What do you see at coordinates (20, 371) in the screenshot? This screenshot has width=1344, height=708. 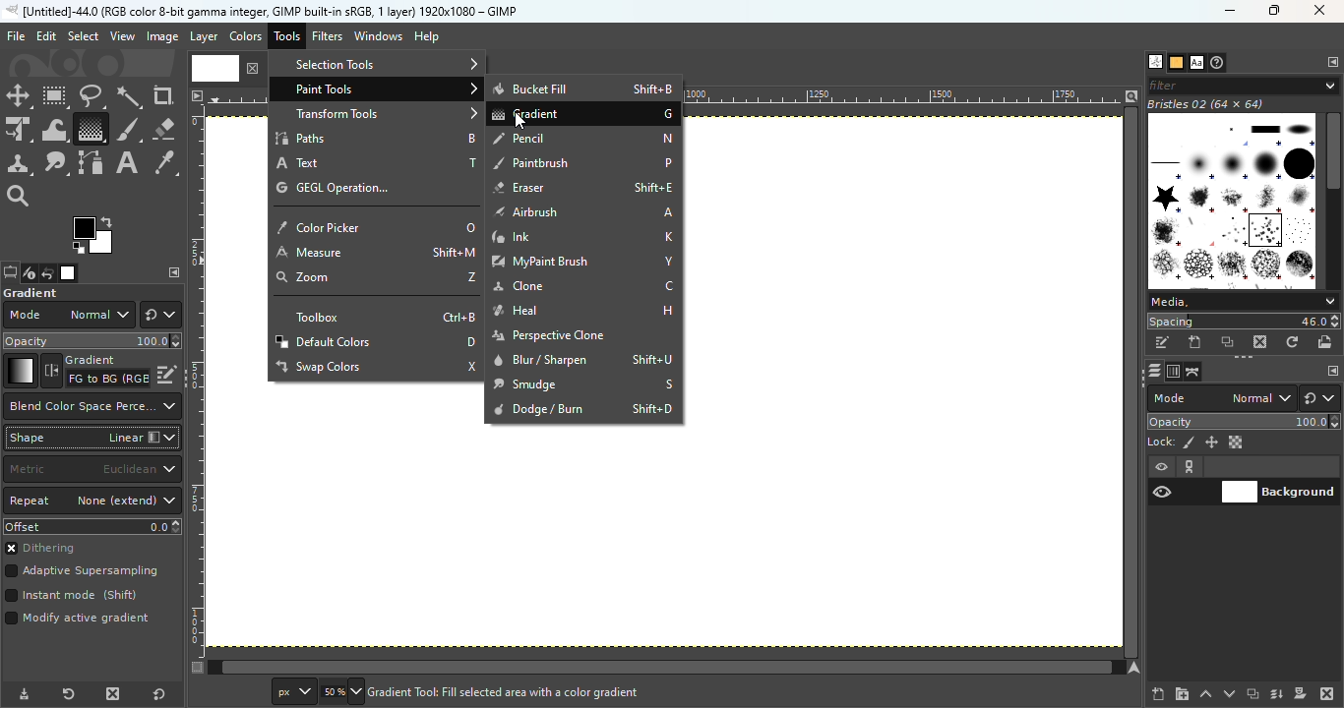 I see `Gradient` at bounding box center [20, 371].